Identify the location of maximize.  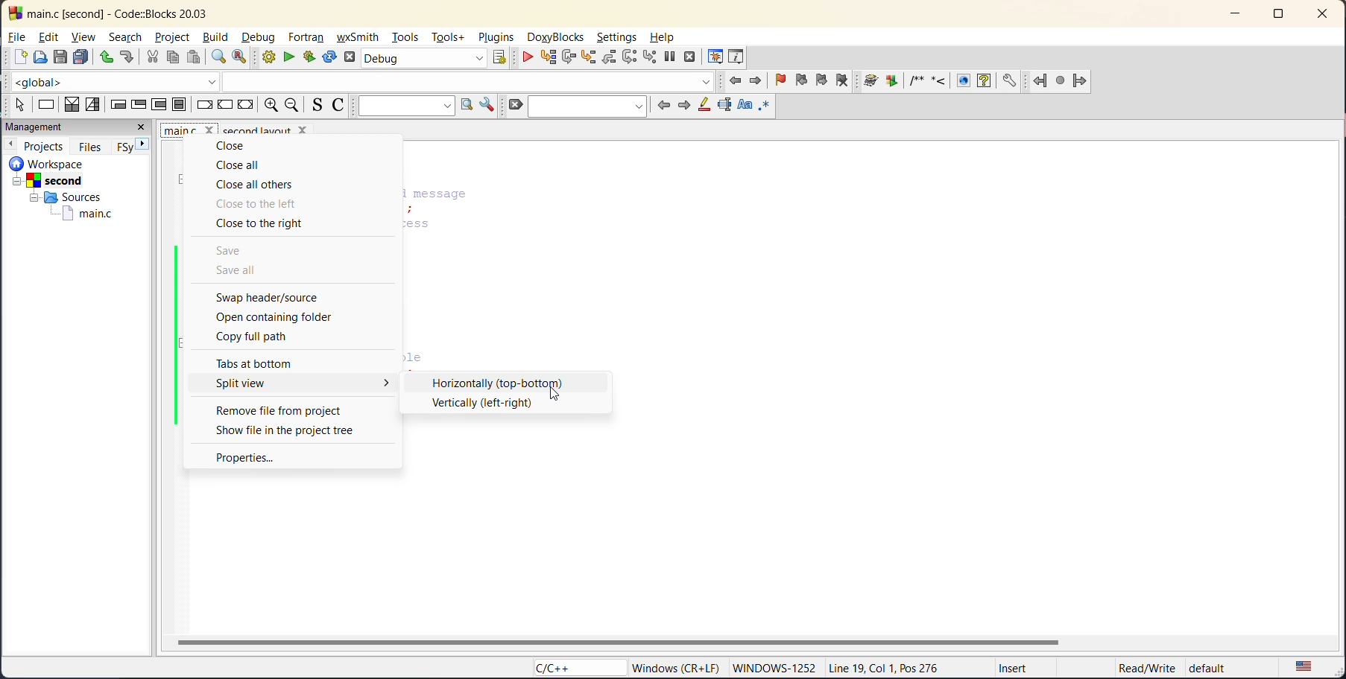
(1282, 15).